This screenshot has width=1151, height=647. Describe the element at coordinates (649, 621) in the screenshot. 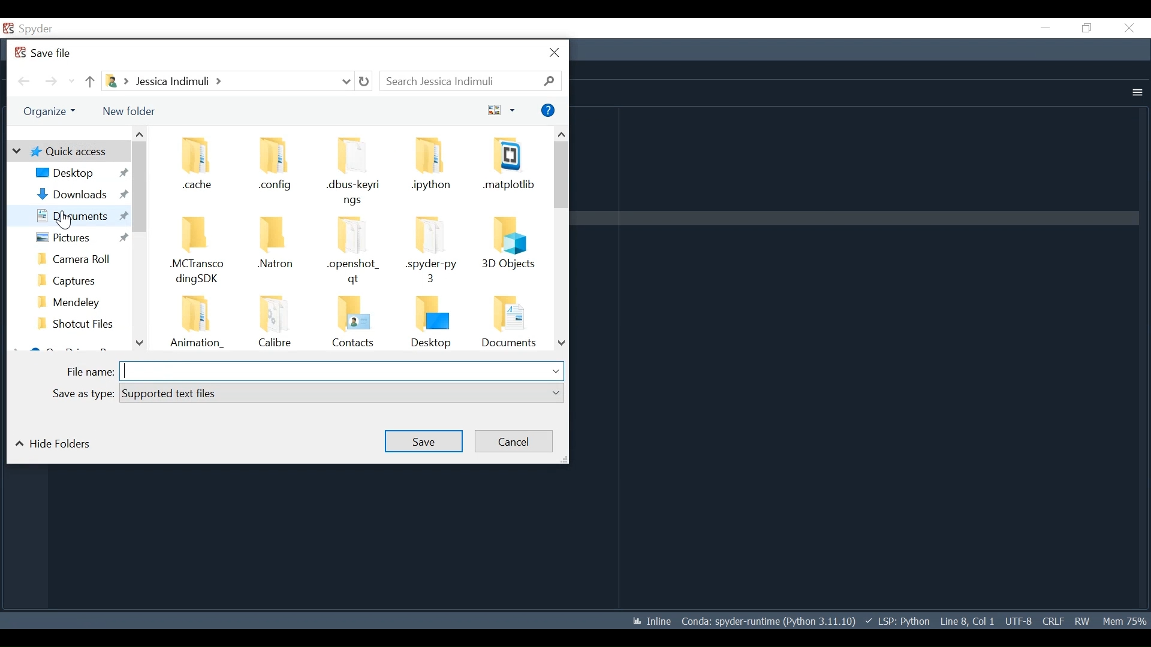

I see `Toggle between inline and interactive Matplotlib plotting` at that location.